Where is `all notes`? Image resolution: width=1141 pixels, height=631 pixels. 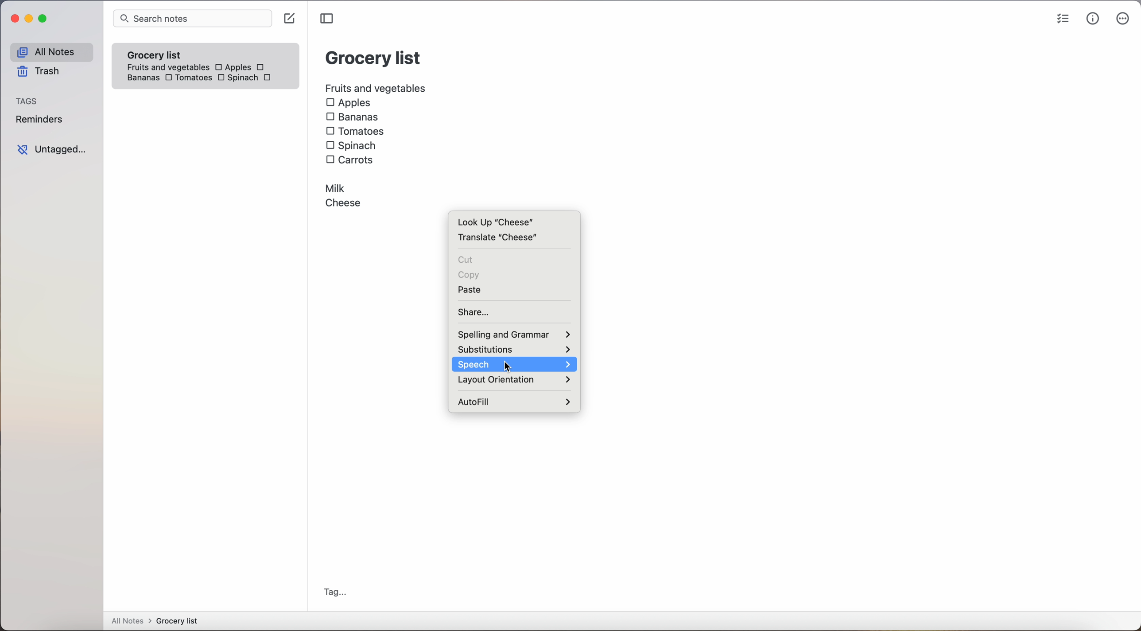 all notes is located at coordinates (154, 621).